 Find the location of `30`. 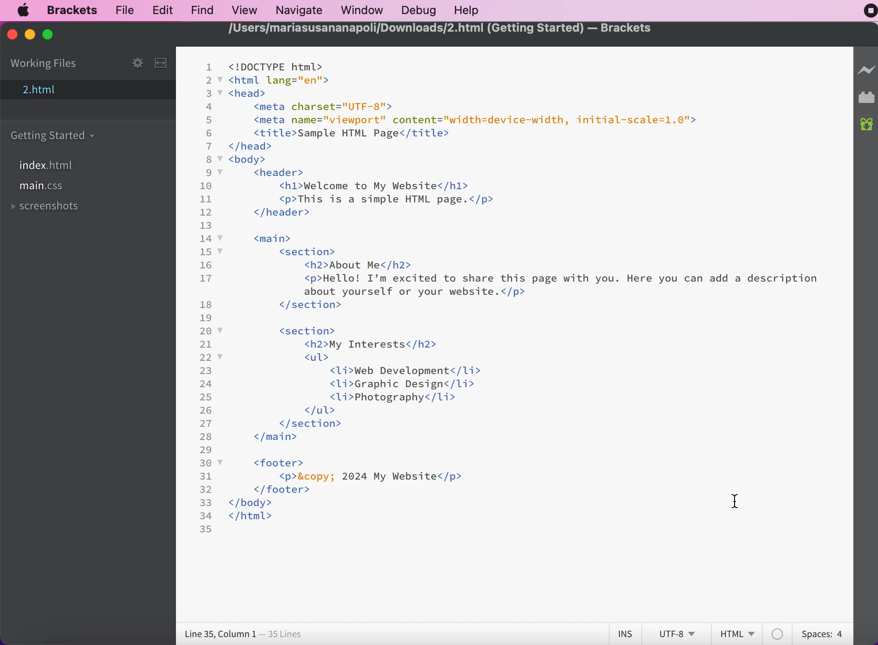

30 is located at coordinates (206, 463).